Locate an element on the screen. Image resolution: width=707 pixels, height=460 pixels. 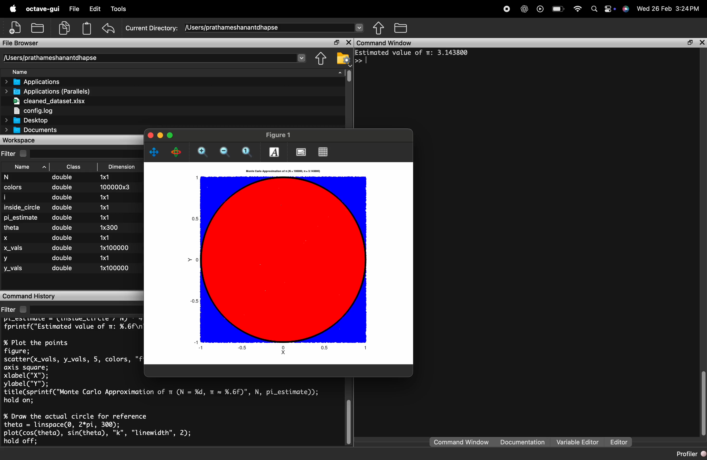
Users/prathameshanantdhapse  is located at coordinates (274, 27).